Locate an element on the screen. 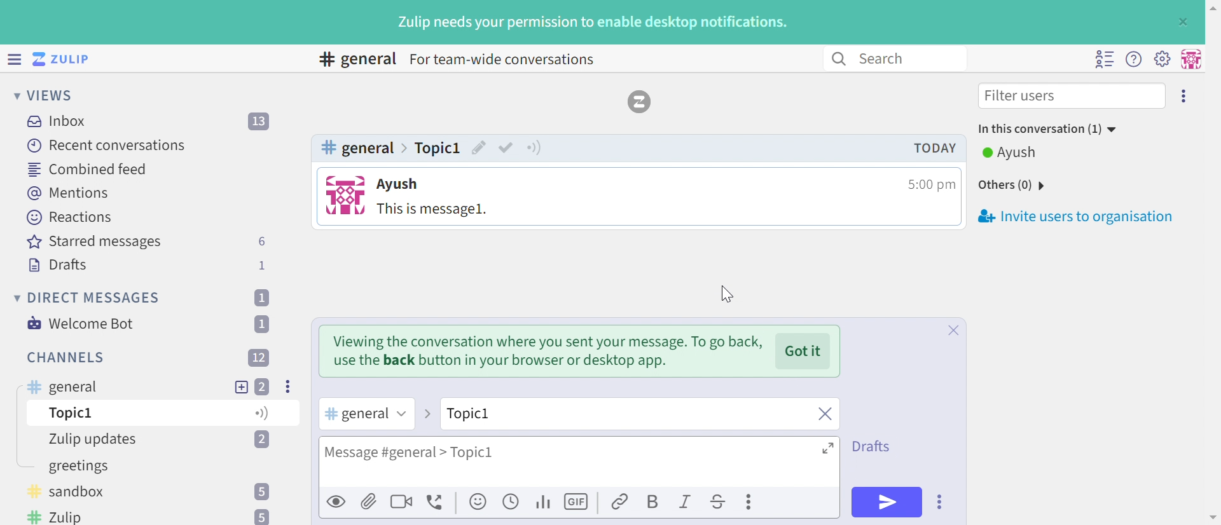 The height and width of the screenshot is (525, 1221). CHANNELS is located at coordinates (67, 358).